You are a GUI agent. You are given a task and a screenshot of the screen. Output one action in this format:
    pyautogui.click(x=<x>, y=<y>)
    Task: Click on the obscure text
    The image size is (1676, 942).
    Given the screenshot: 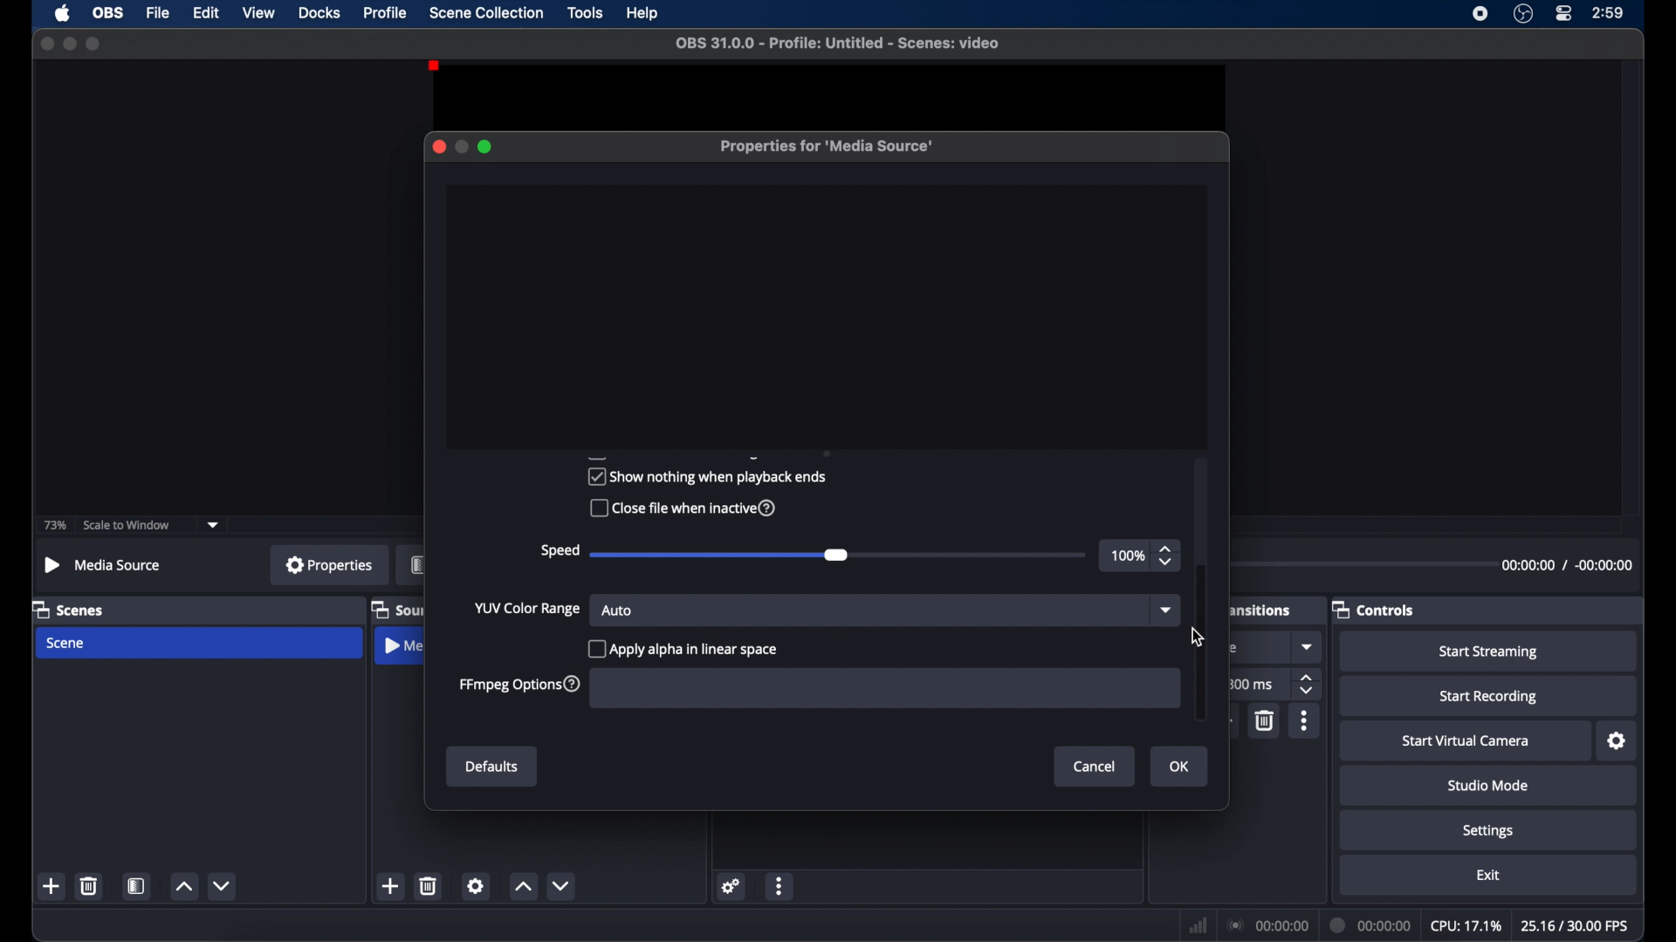 What is the action you would take?
    pyautogui.click(x=1231, y=647)
    